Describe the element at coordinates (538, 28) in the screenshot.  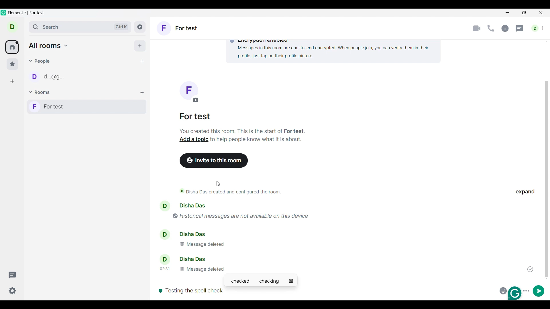
I see `d1` at that location.